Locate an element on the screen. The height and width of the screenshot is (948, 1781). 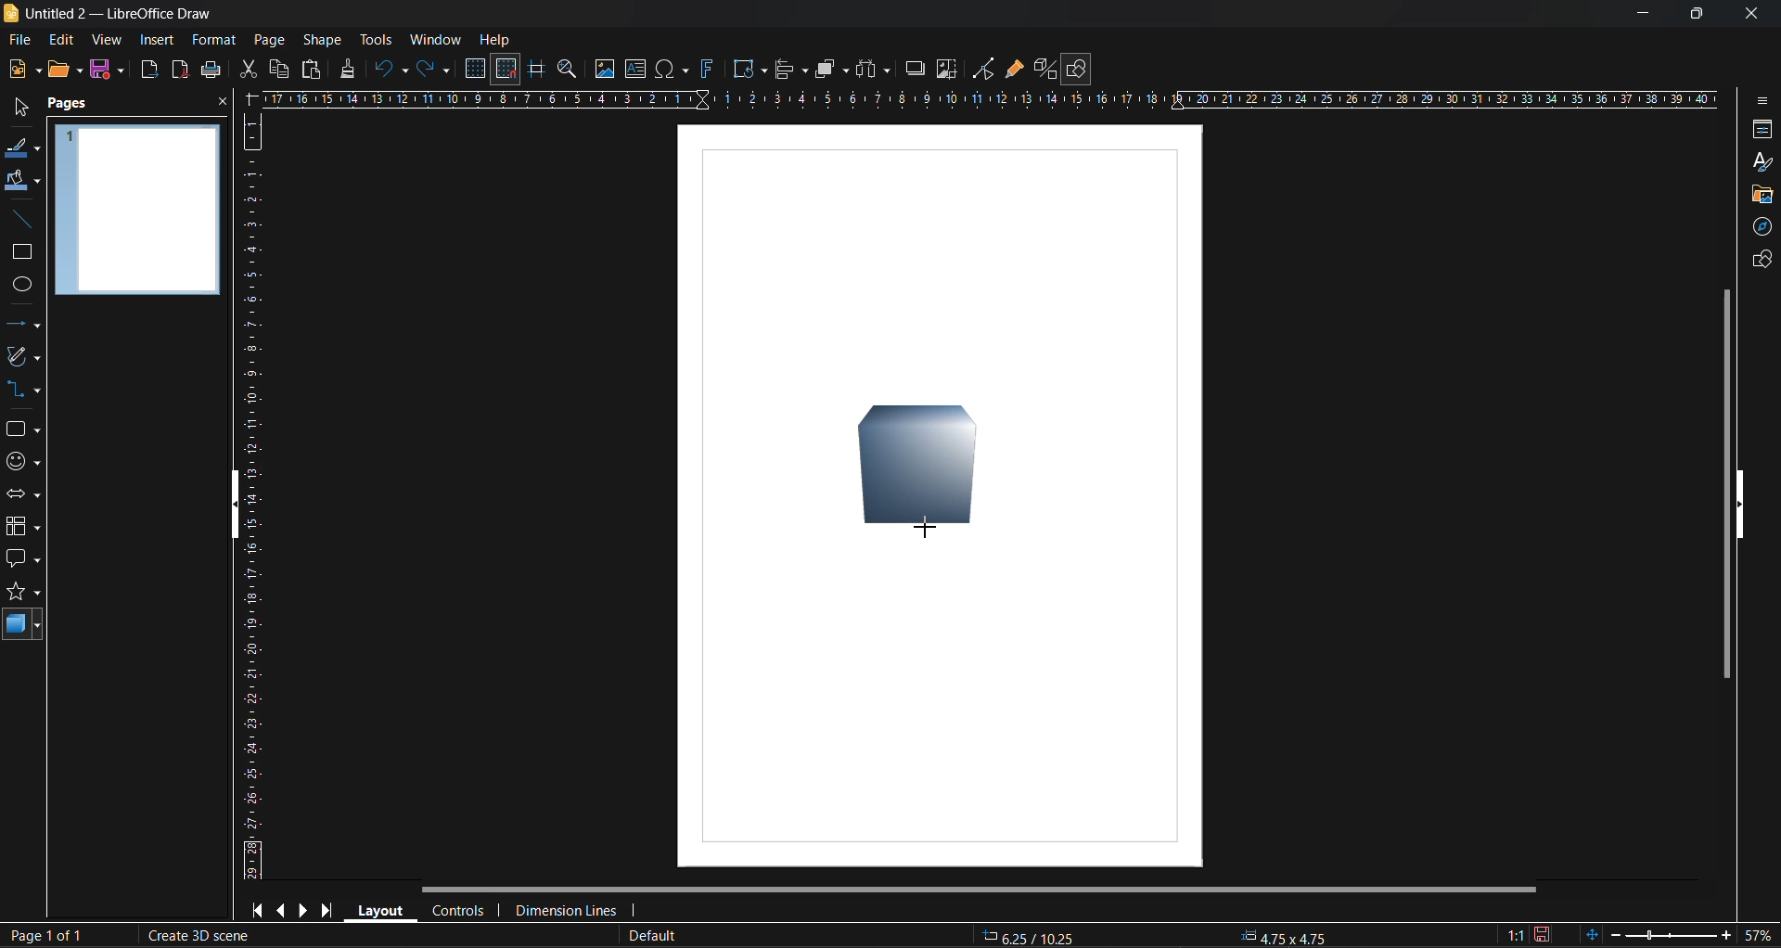
file is located at coordinates (26, 39).